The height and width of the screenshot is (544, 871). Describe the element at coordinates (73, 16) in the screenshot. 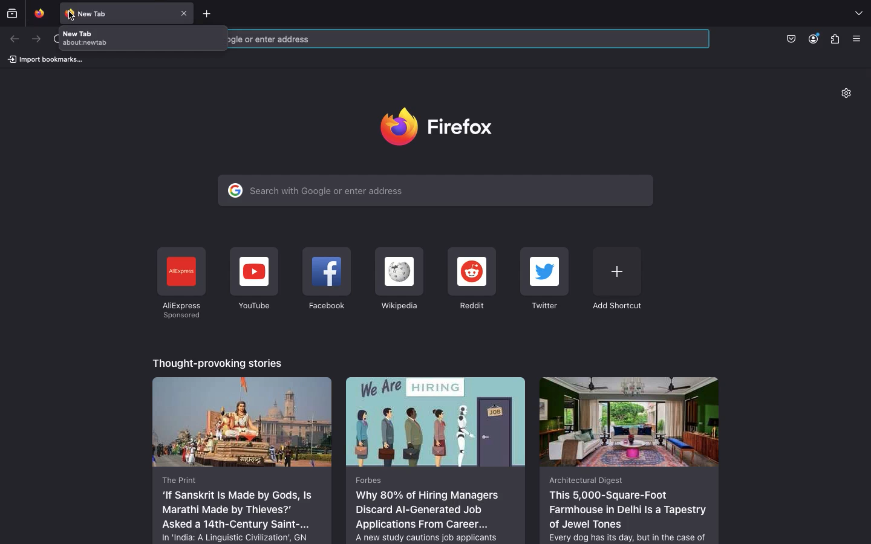

I see `Cursor` at that location.